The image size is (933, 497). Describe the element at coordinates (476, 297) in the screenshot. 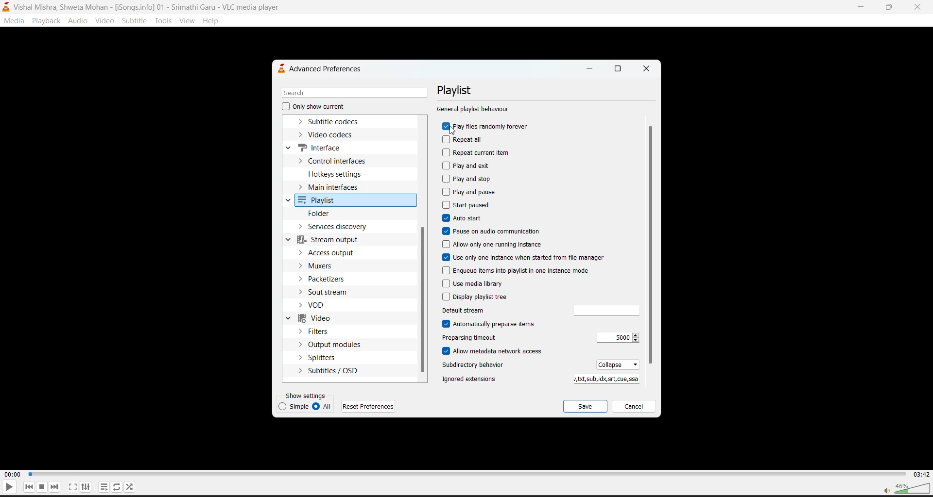

I see `display playlist tree` at that location.